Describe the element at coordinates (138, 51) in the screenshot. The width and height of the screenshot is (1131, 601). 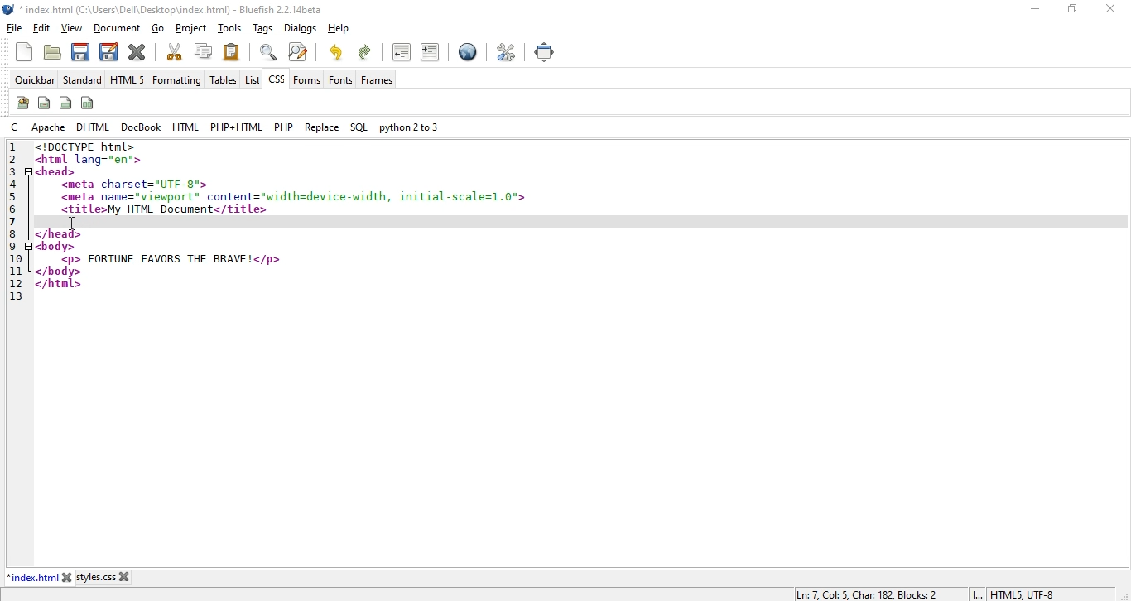
I see `close current file` at that location.